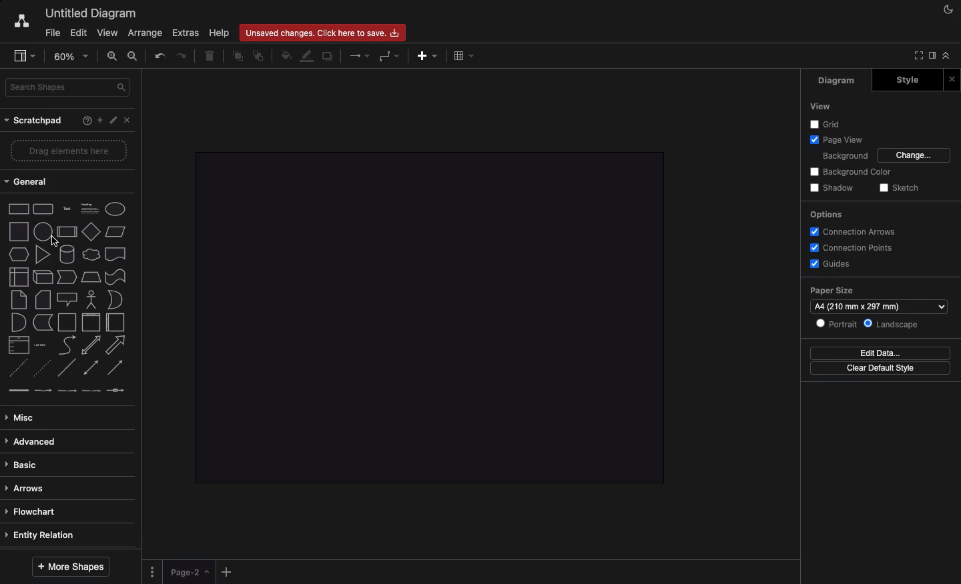 The height and width of the screenshot is (584, 961). Describe the element at coordinates (832, 264) in the screenshot. I see `Guides` at that location.